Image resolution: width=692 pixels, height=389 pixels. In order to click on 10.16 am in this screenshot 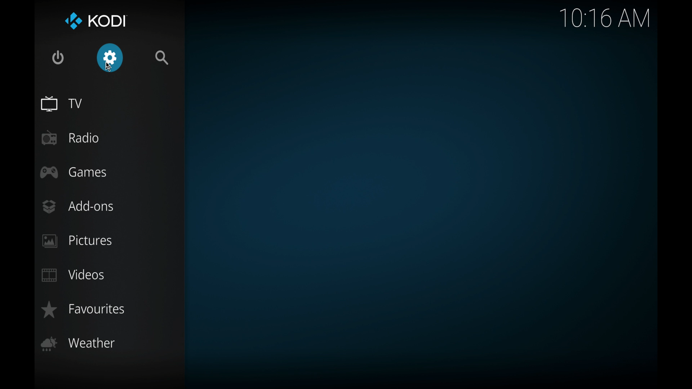, I will do `click(606, 19)`.